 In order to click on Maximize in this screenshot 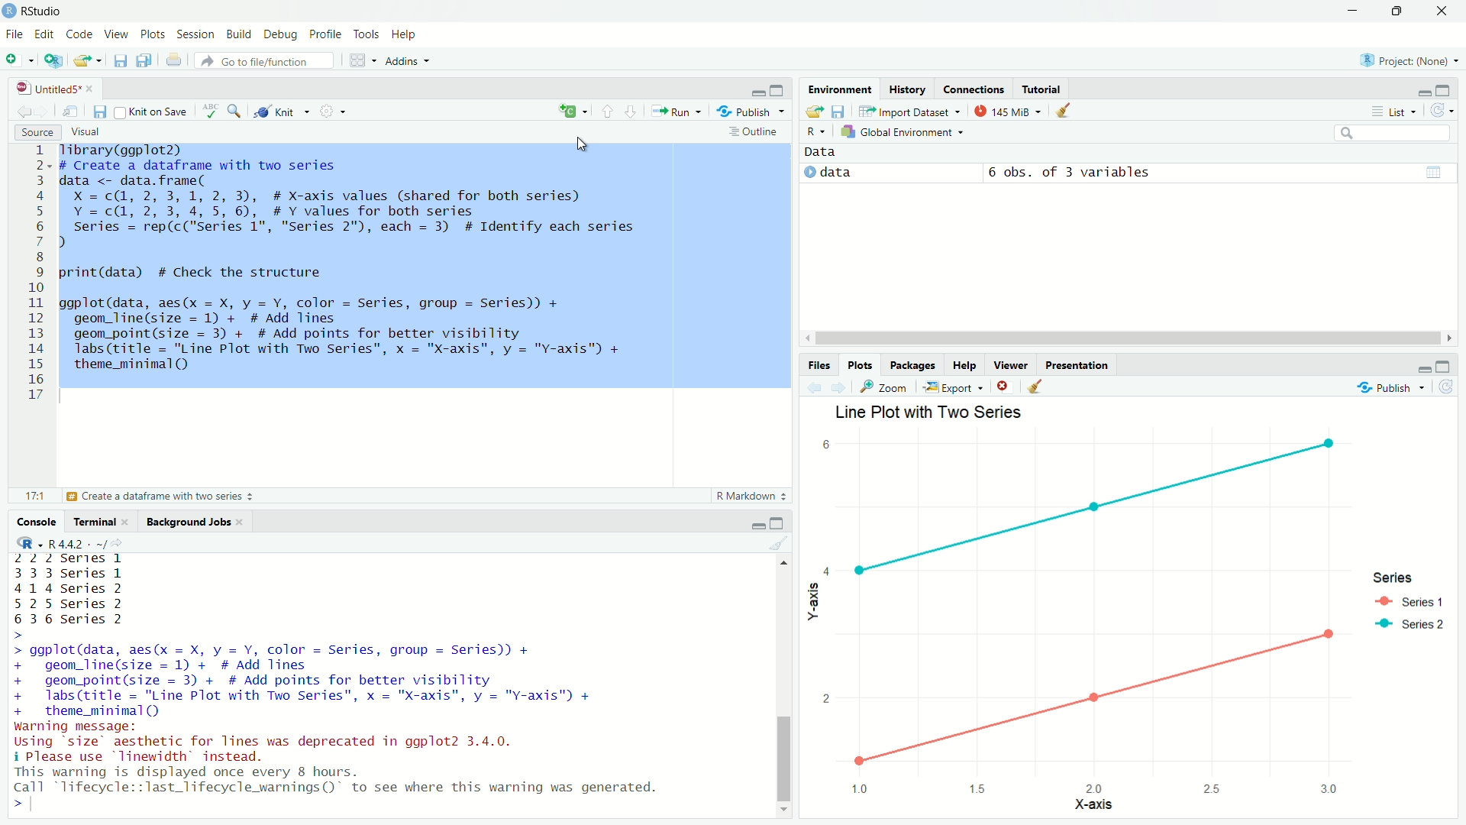, I will do `click(1446, 91)`.